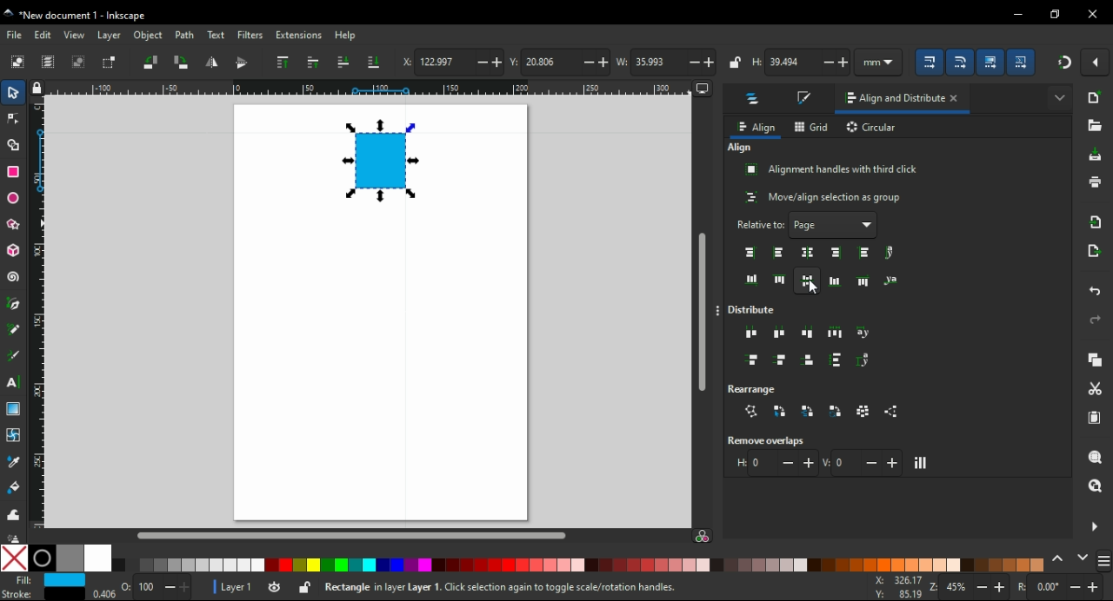 The width and height of the screenshot is (1113, 601). Describe the element at coordinates (70, 558) in the screenshot. I see `50% grey` at that location.